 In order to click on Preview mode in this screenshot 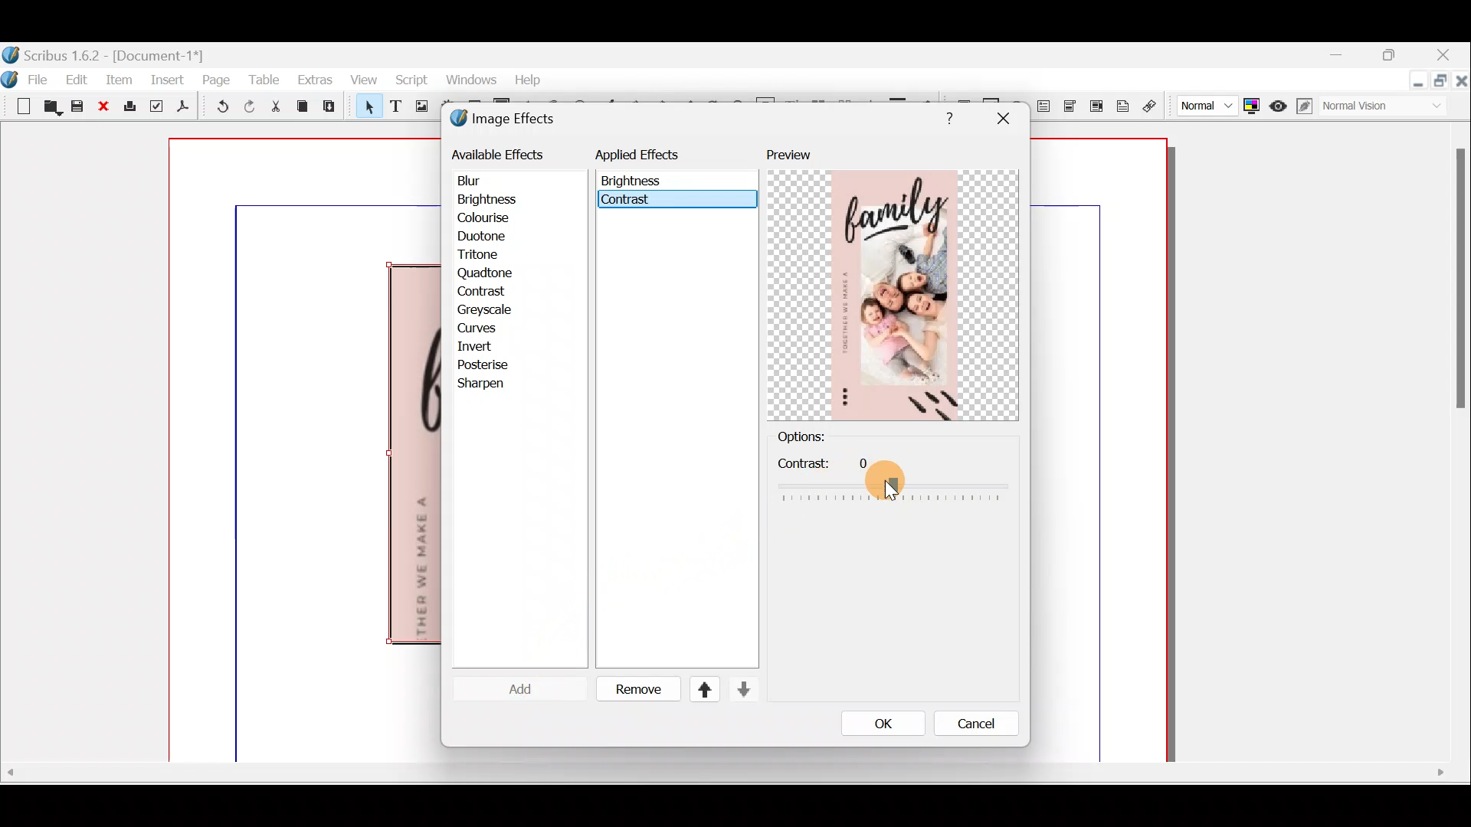, I will do `click(1279, 103)`.